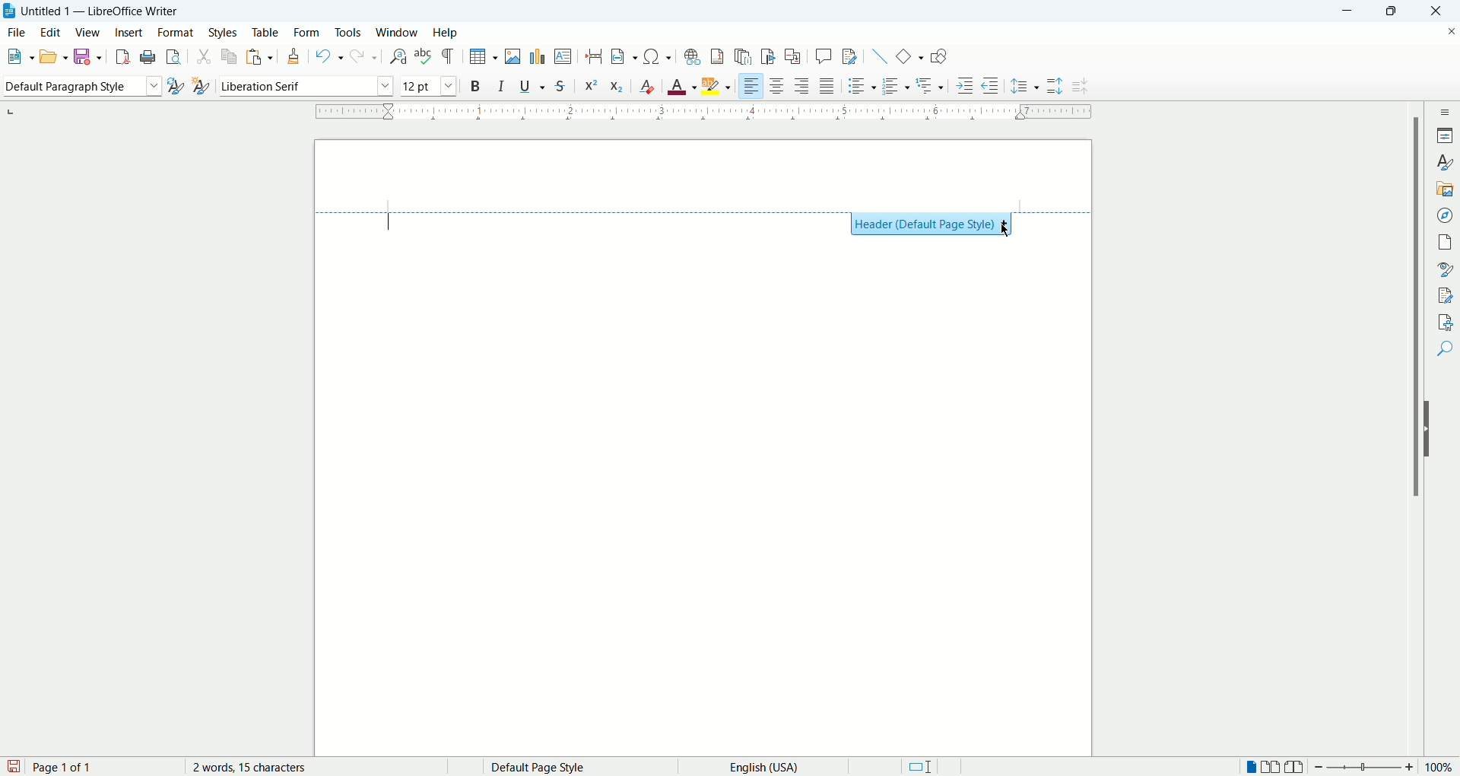 Image resolution: width=1460 pixels, height=776 pixels. Describe the element at coordinates (1447, 161) in the screenshot. I see `styles` at that location.